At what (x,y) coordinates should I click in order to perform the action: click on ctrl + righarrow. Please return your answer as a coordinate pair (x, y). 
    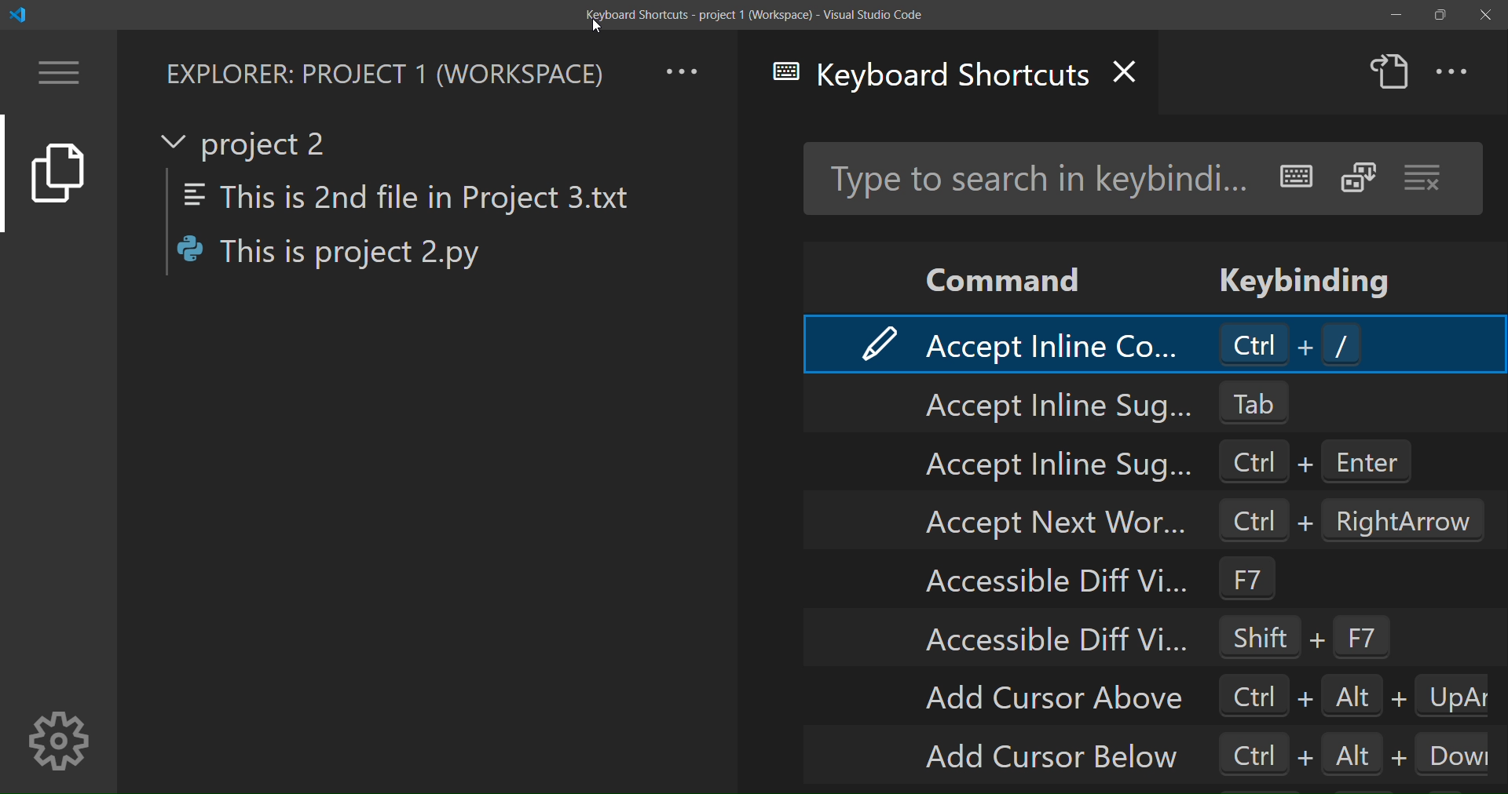
    Looking at the image, I should click on (1352, 519).